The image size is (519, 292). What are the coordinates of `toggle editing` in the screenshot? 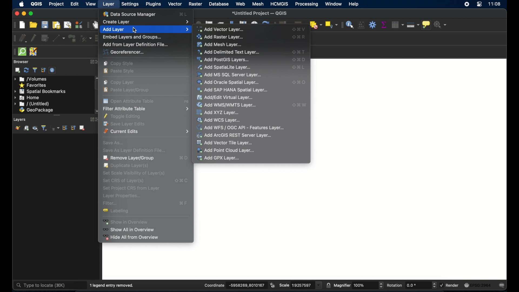 It's located at (124, 116).